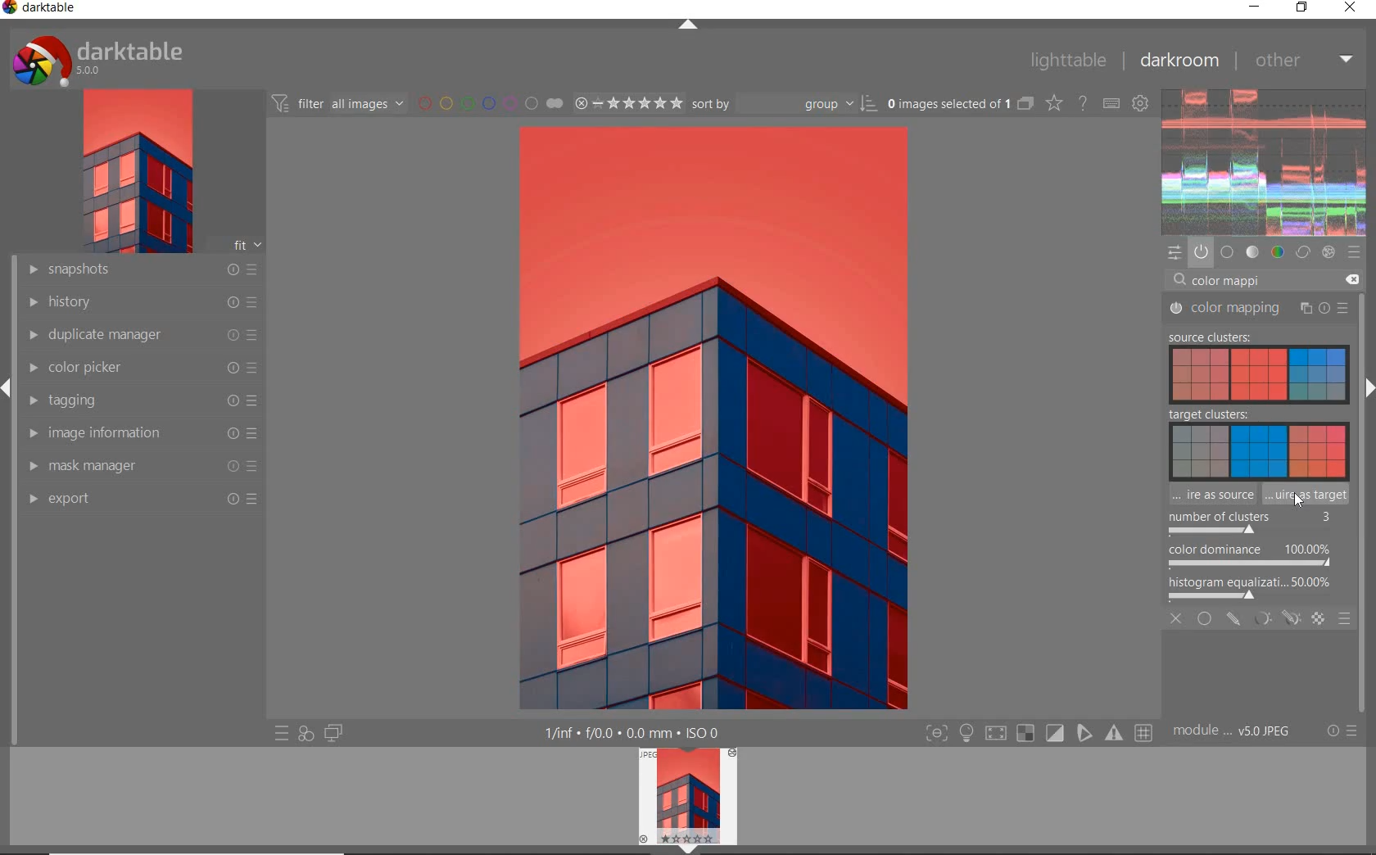 This screenshot has height=855, width=1376. What do you see at coordinates (1354, 253) in the screenshot?
I see `preset` at bounding box center [1354, 253].